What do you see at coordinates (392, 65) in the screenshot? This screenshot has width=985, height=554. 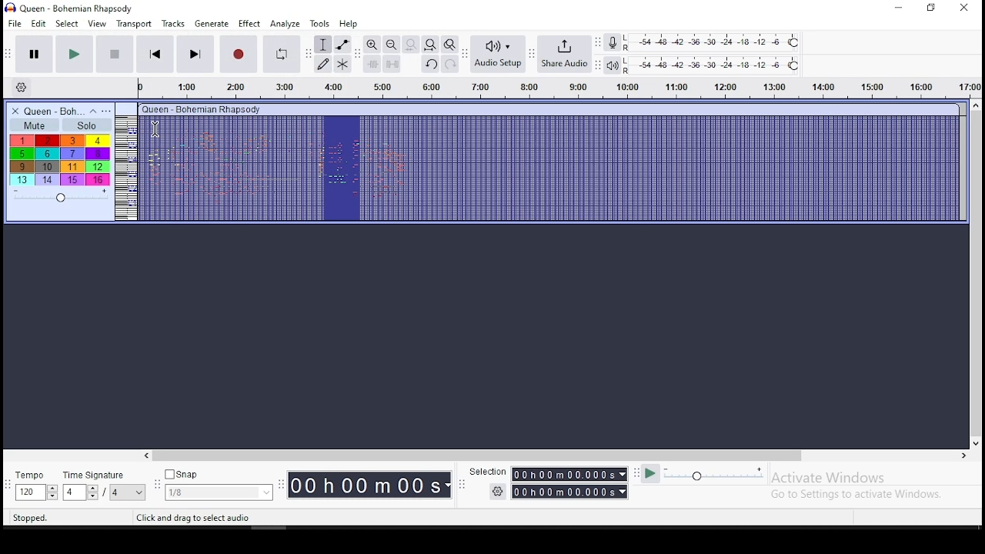 I see `silence selected audio` at bounding box center [392, 65].